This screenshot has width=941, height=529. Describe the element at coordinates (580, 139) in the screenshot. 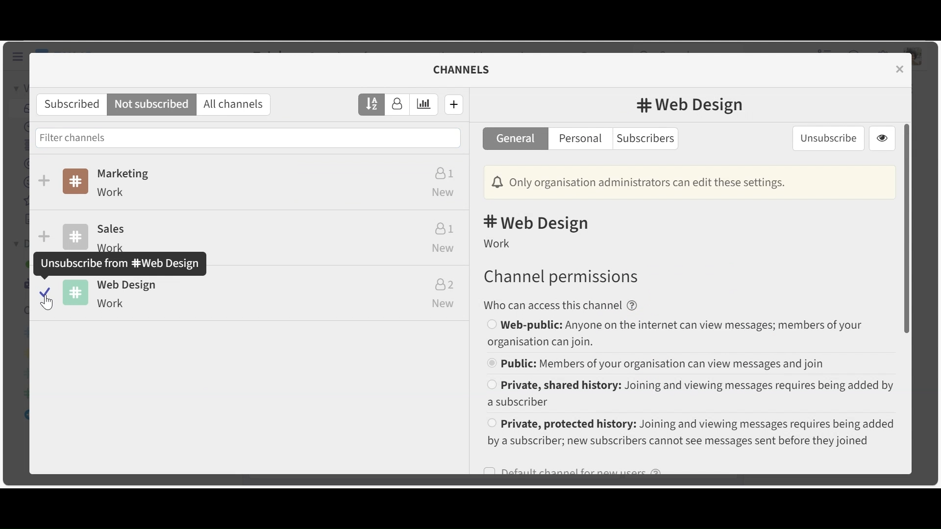

I see `Personal` at that location.